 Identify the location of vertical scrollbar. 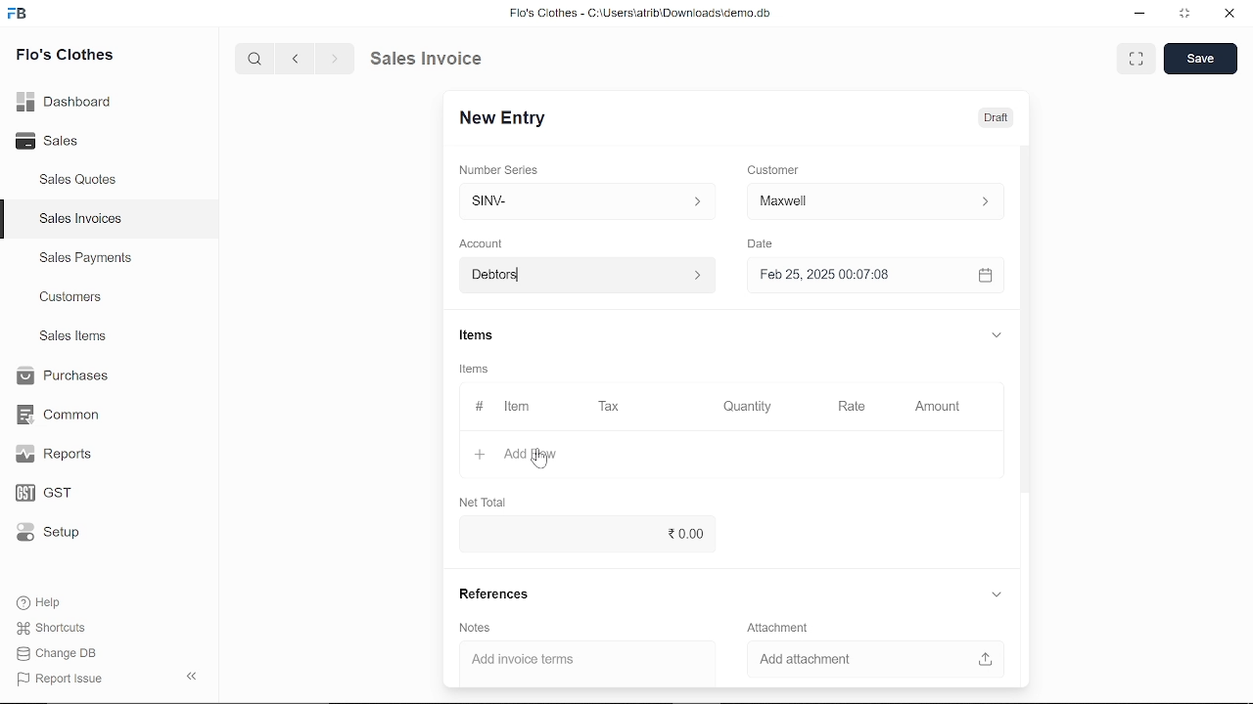
(1028, 318).